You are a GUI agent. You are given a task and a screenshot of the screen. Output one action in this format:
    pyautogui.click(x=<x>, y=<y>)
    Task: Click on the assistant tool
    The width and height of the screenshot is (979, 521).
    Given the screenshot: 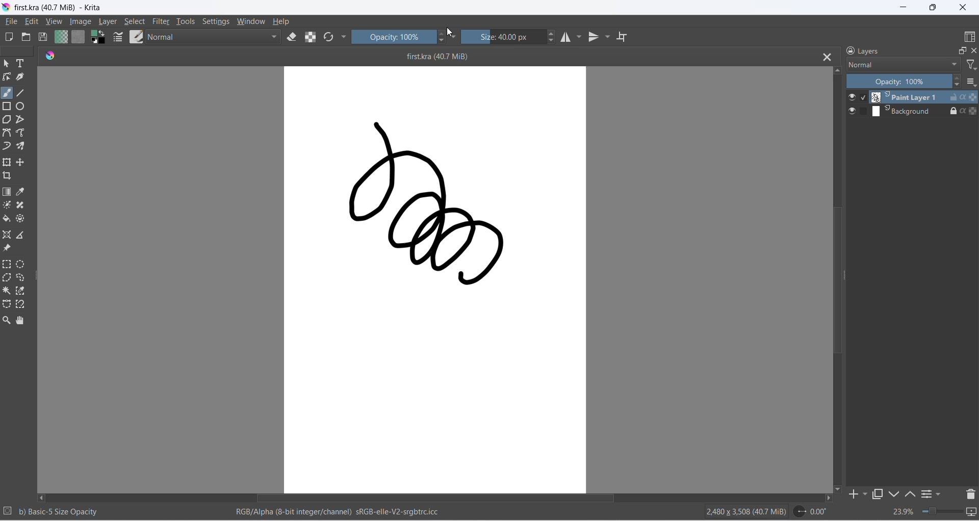 What is the action you would take?
    pyautogui.click(x=7, y=235)
    